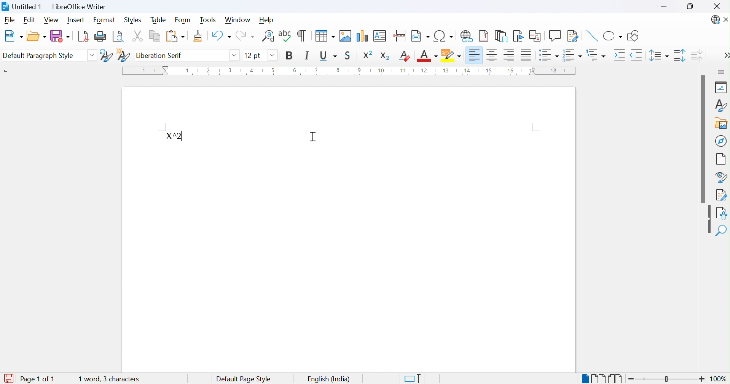  Describe the element at coordinates (199, 35) in the screenshot. I see `Clone formatting` at that location.